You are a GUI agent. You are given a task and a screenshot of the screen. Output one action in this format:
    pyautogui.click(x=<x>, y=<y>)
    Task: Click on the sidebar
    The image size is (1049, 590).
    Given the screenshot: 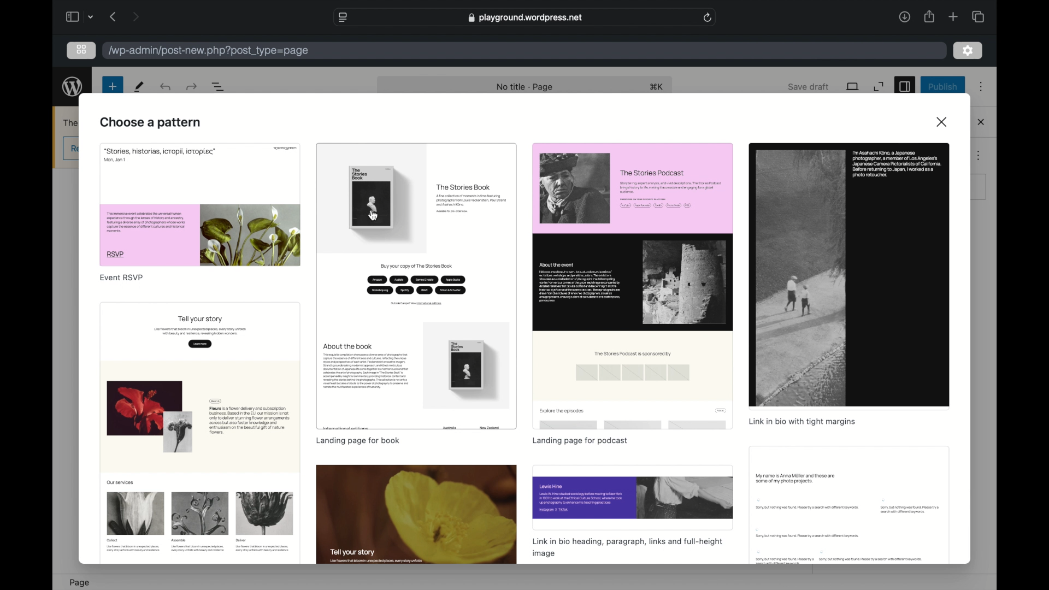 What is the action you would take?
    pyautogui.click(x=905, y=87)
    